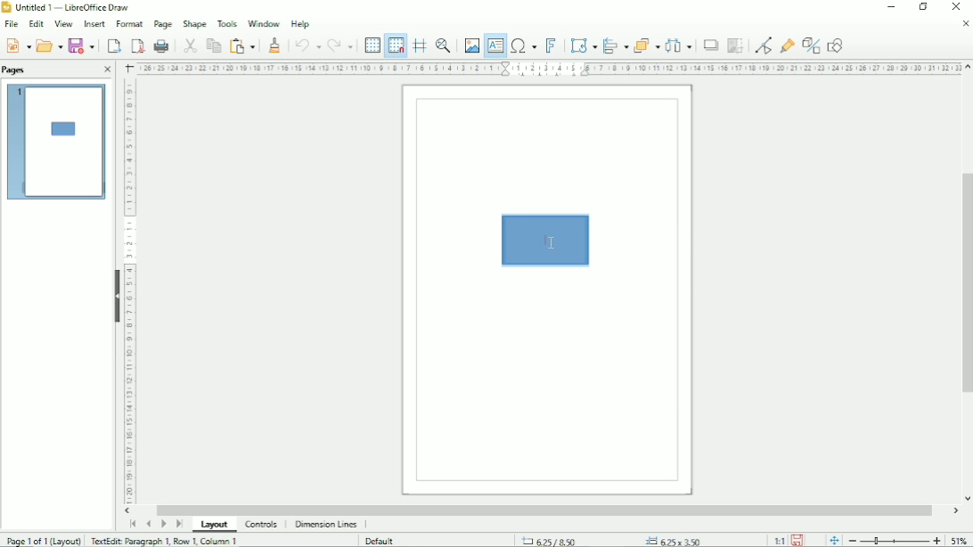  Describe the element at coordinates (326, 524) in the screenshot. I see `Dimension lines` at that location.